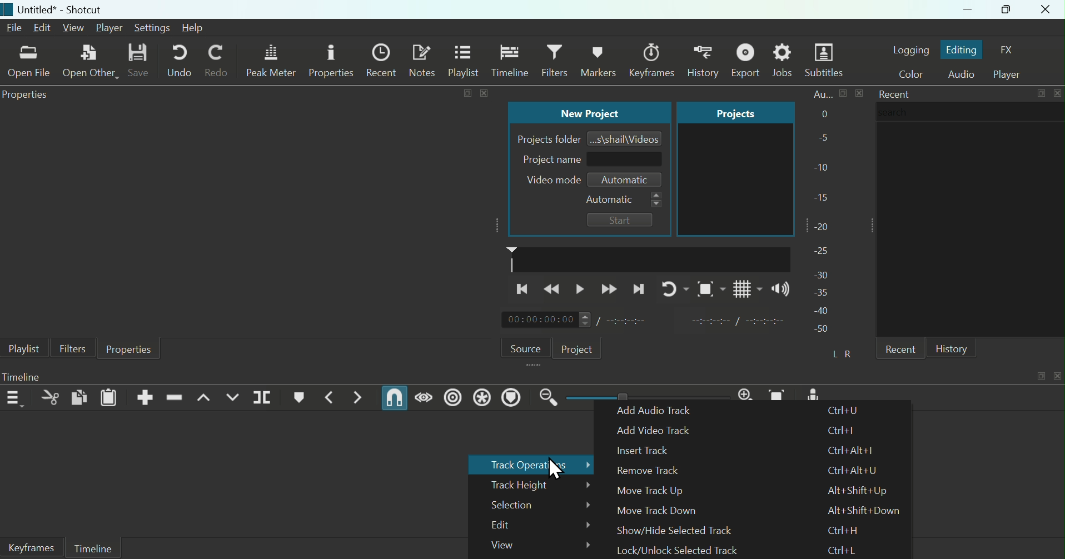 Image resolution: width=1065 pixels, height=559 pixels. I want to click on Source, so click(523, 346).